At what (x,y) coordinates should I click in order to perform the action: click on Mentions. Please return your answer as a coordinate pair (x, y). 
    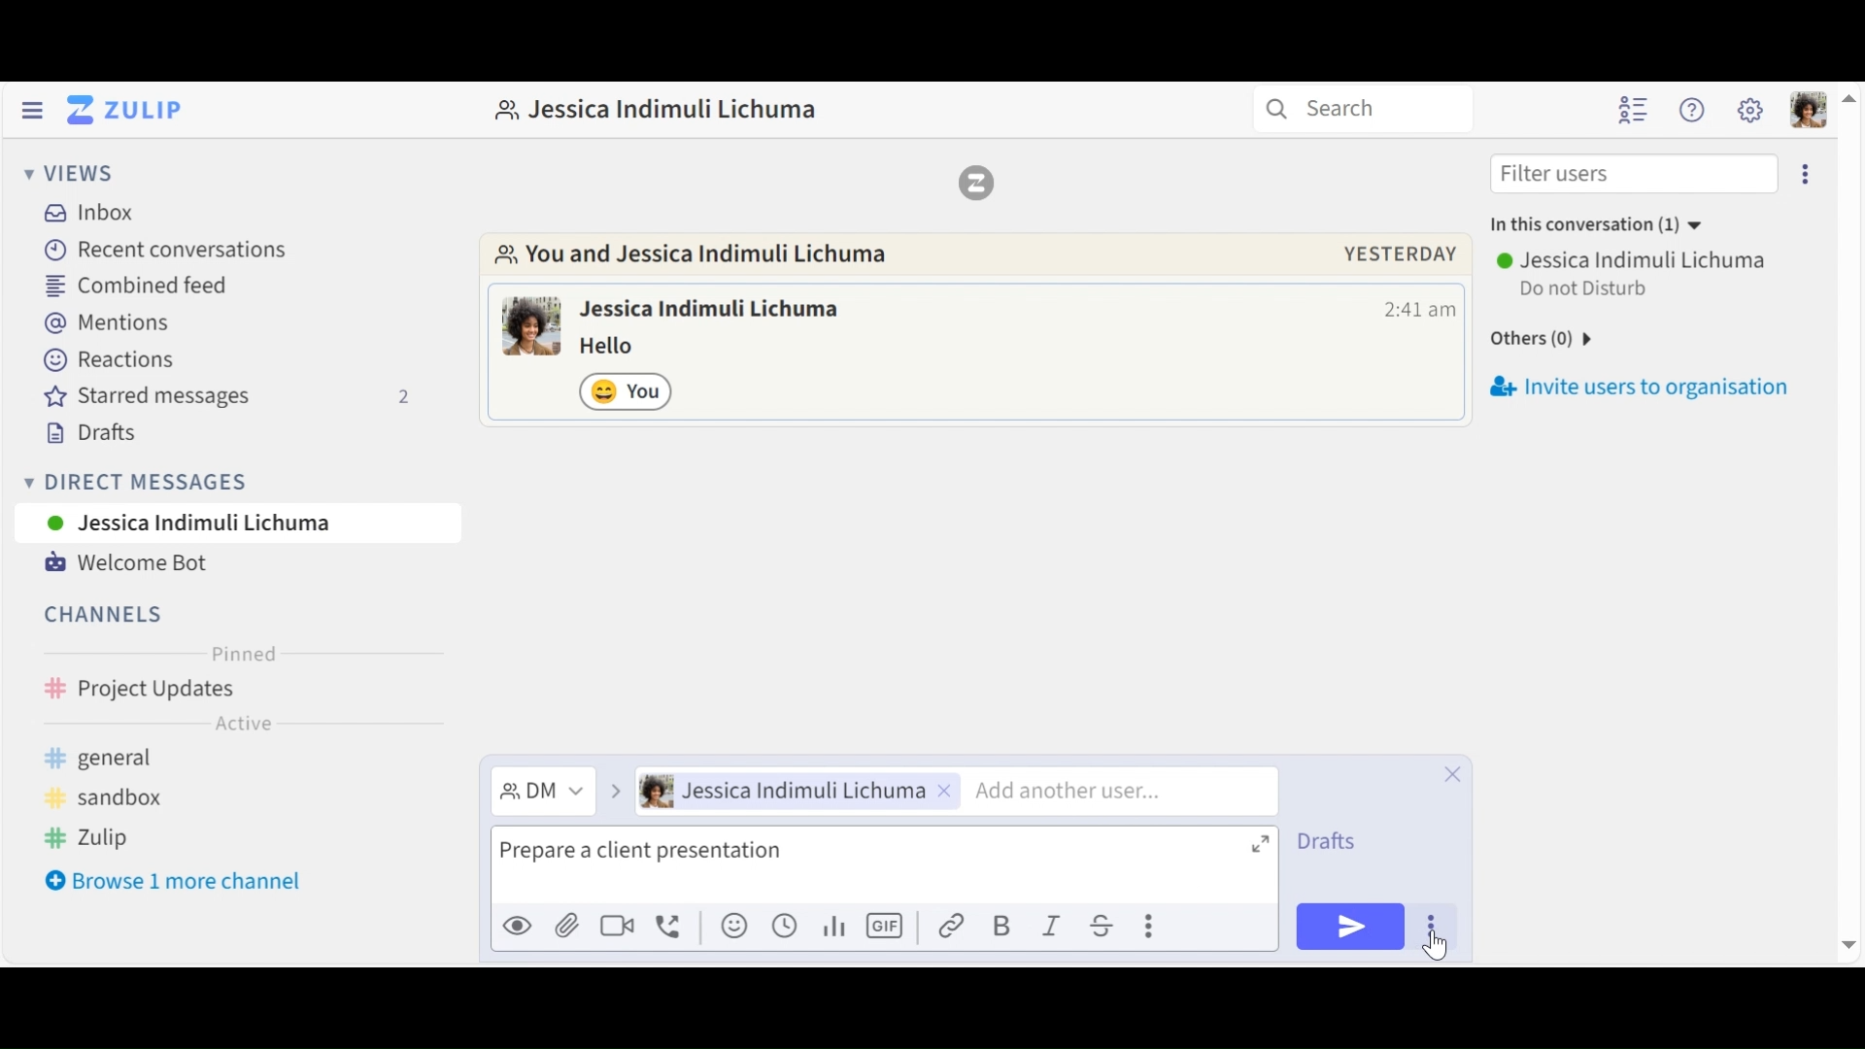
    Looking at the image, I should click on (110, 324).